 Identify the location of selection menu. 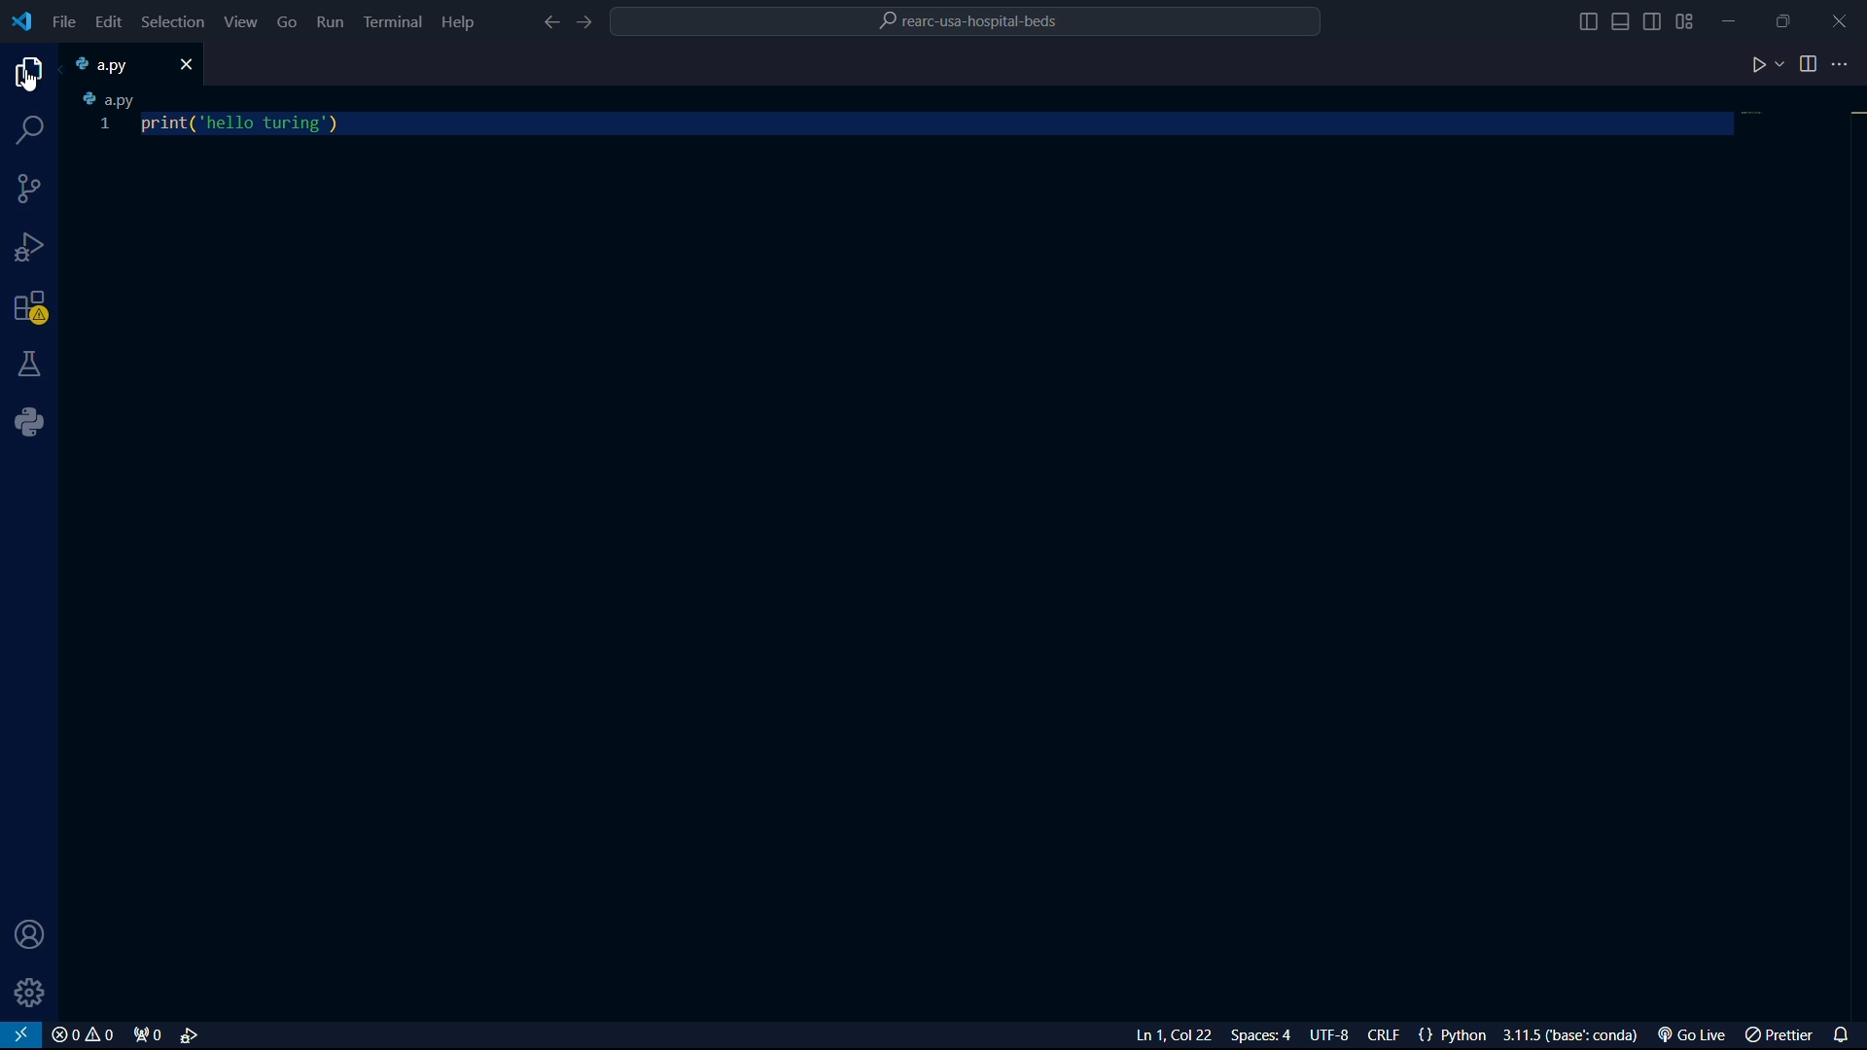
(172, 22).